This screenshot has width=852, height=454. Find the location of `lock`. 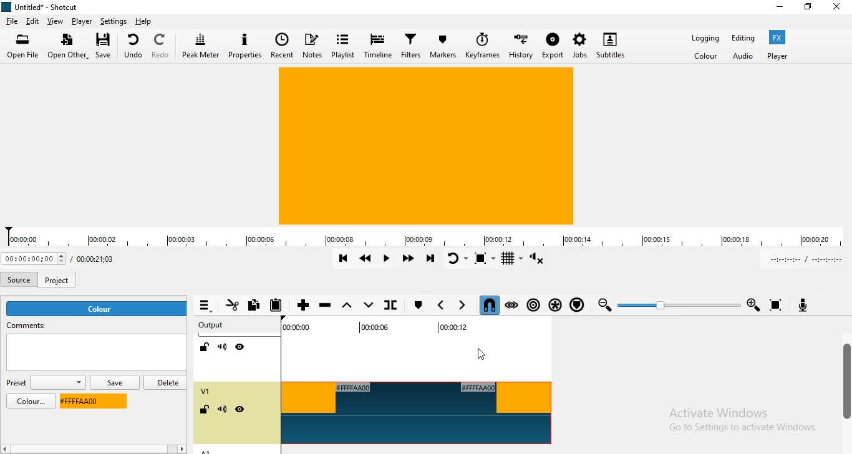

lock is located at coordinates (206, 410).